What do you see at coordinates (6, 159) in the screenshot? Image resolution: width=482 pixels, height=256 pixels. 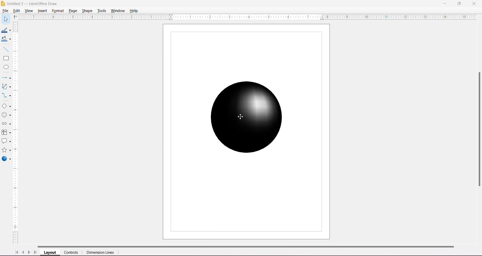 I see `3D objects` at bounding box center [6, 159].